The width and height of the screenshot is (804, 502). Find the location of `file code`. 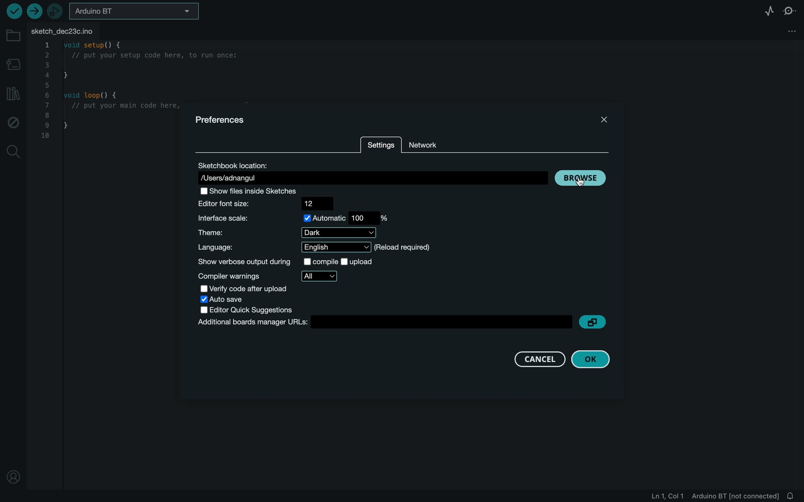

file code is located at coordinates (110, 134).